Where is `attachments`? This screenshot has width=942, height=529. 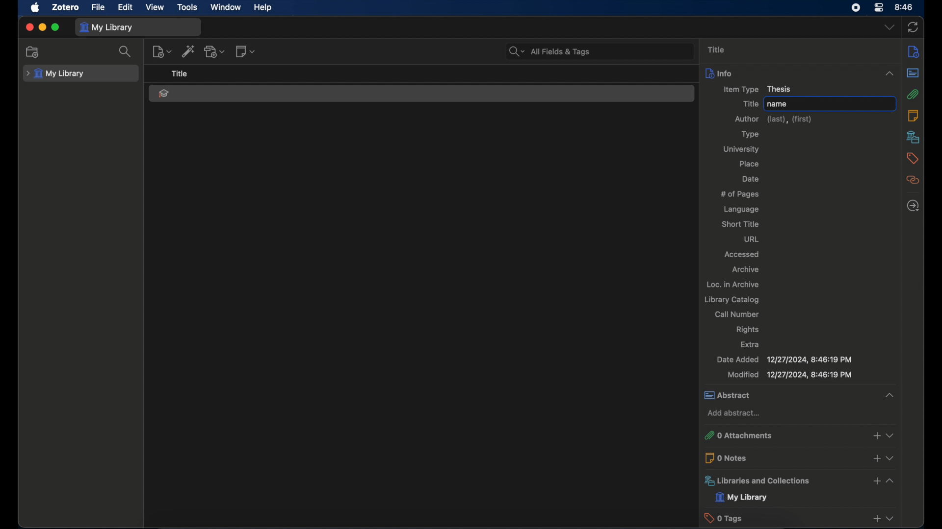 attachments is located at coordinates (913, 95).